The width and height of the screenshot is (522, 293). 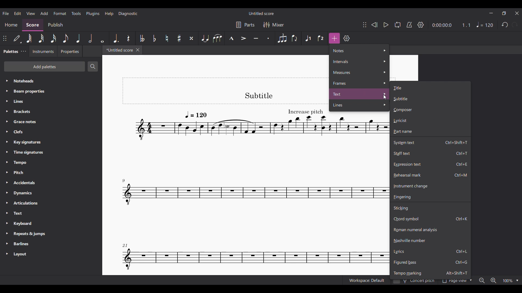 What do you see at coordinates (128, 14) in the screenshot?
I see `Diagnostic menu` at bounding box center [128, 14].